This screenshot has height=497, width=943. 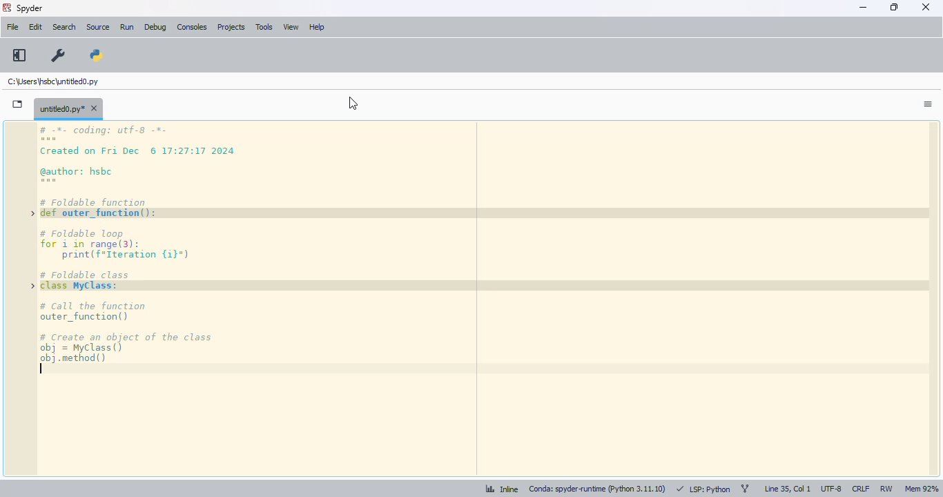 What do you see at coordinates (232, 28) in the screenshot?
I see `projects` at bounding box center [232, 28].